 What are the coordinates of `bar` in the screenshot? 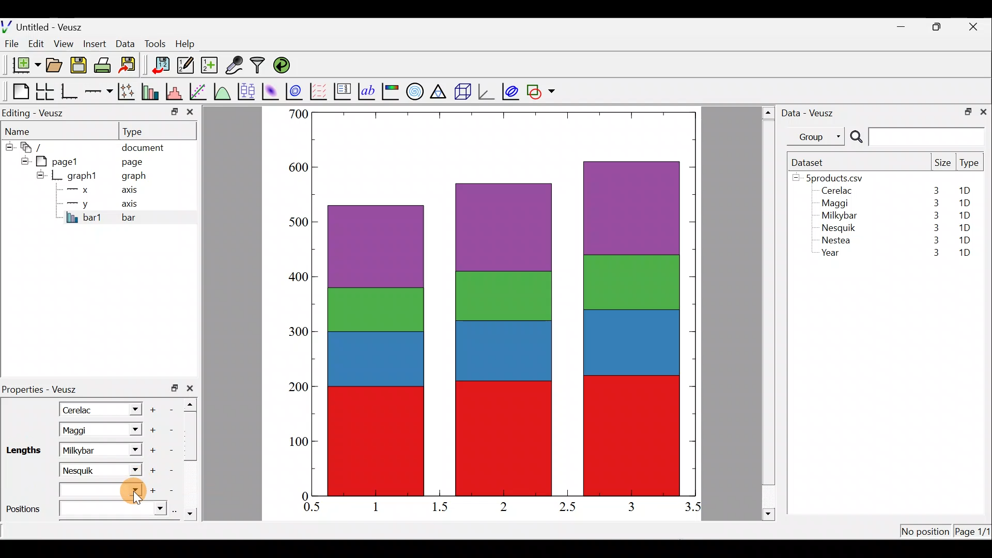 It's located at (146, 217).